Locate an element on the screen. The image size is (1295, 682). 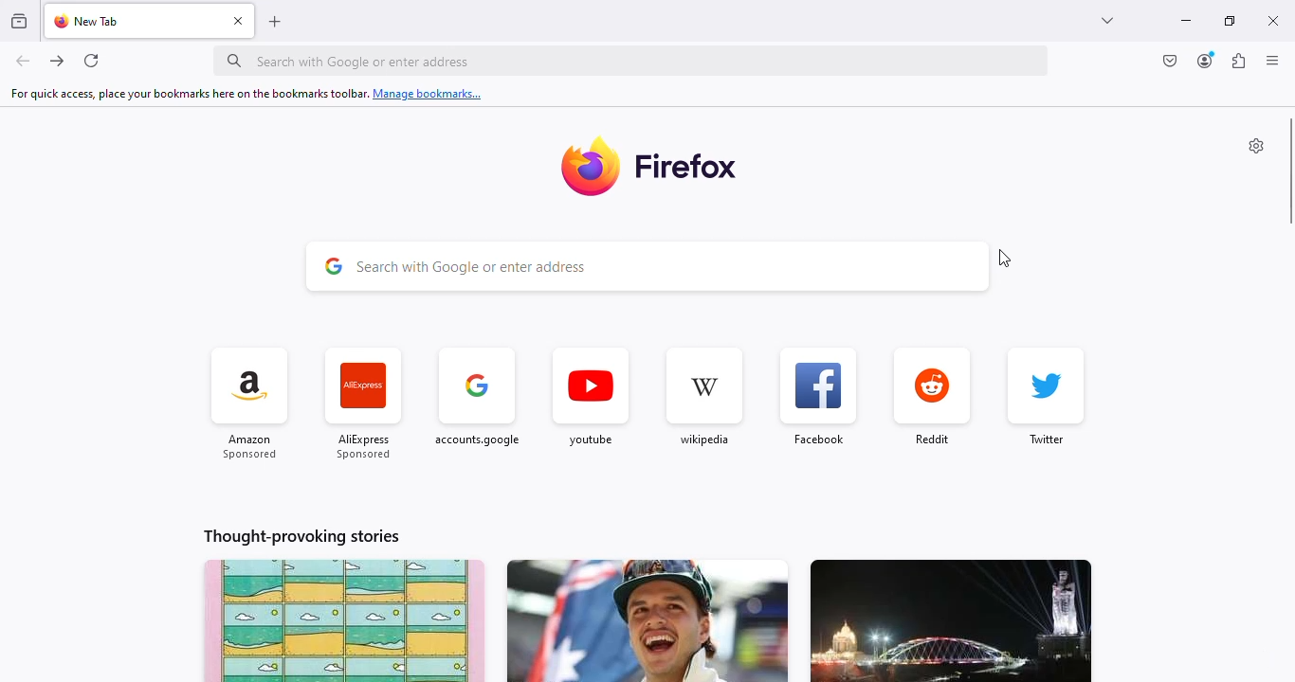
search is located at coordinates (631, 60).